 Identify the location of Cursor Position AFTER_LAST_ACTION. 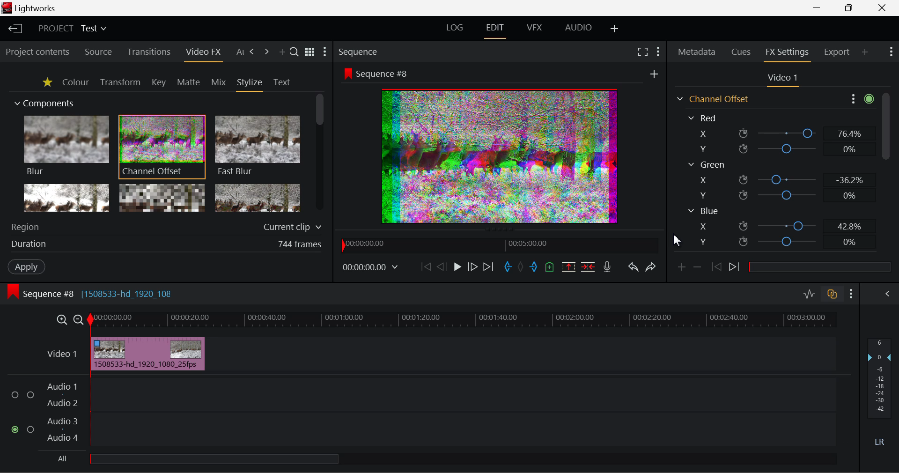
(676, 241).